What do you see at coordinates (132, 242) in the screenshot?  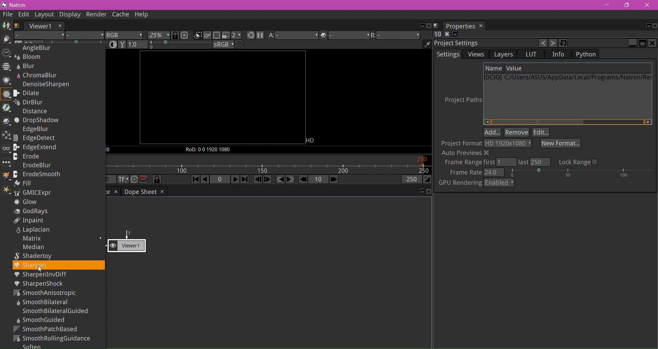 I see `Viewer 1` at bounding box center [132, 242].